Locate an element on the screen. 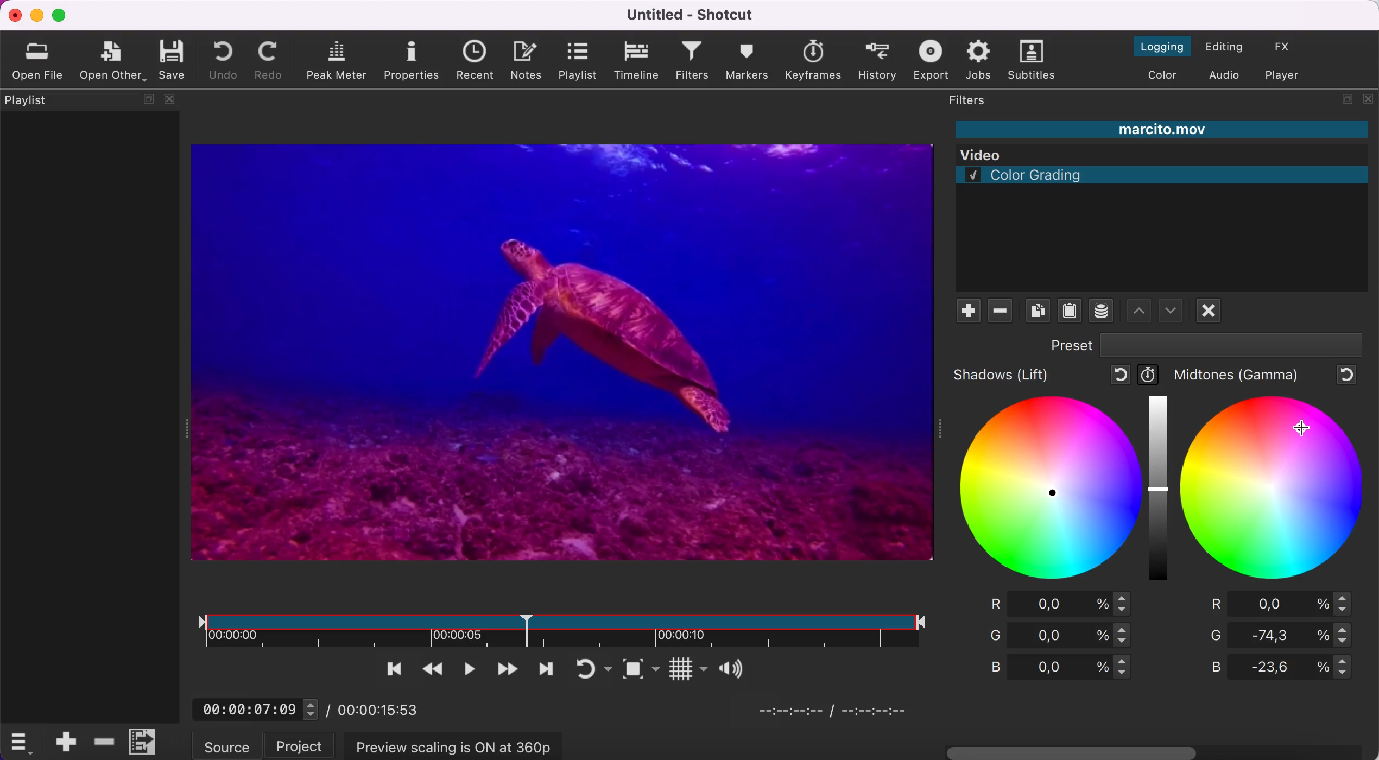 This screenshot has height=760, width=1379. switch to the color layout is located at coordinates (1163, 77).